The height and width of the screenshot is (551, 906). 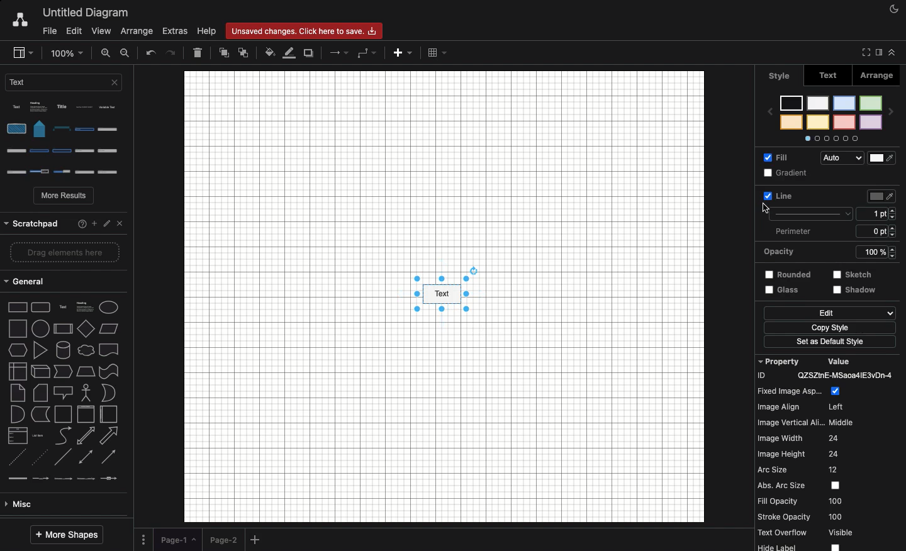 What do you see at coordinates (106, 52) in the screenshot?
I see `Zoom in` at bounding box center [106, 52].